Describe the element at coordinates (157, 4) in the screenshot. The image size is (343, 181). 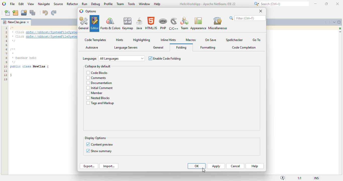
I see `help` at that location.